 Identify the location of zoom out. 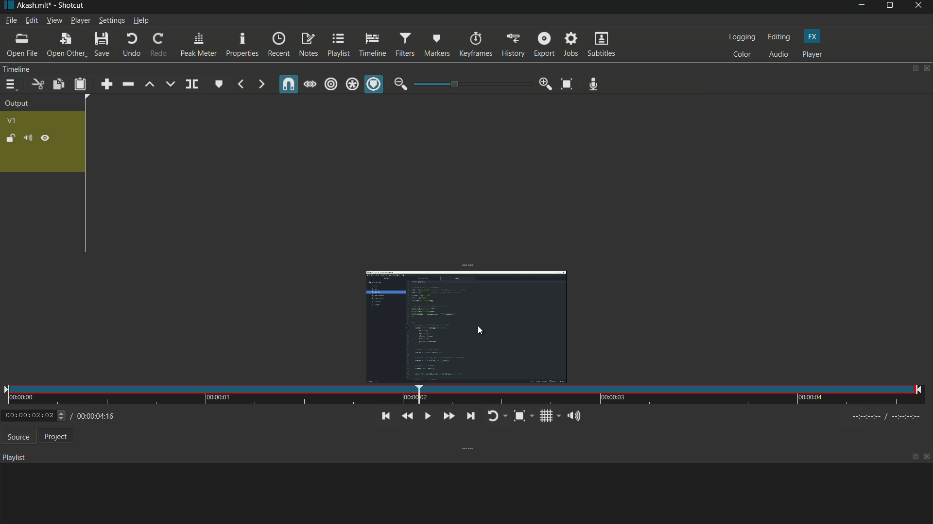
(400, 84).